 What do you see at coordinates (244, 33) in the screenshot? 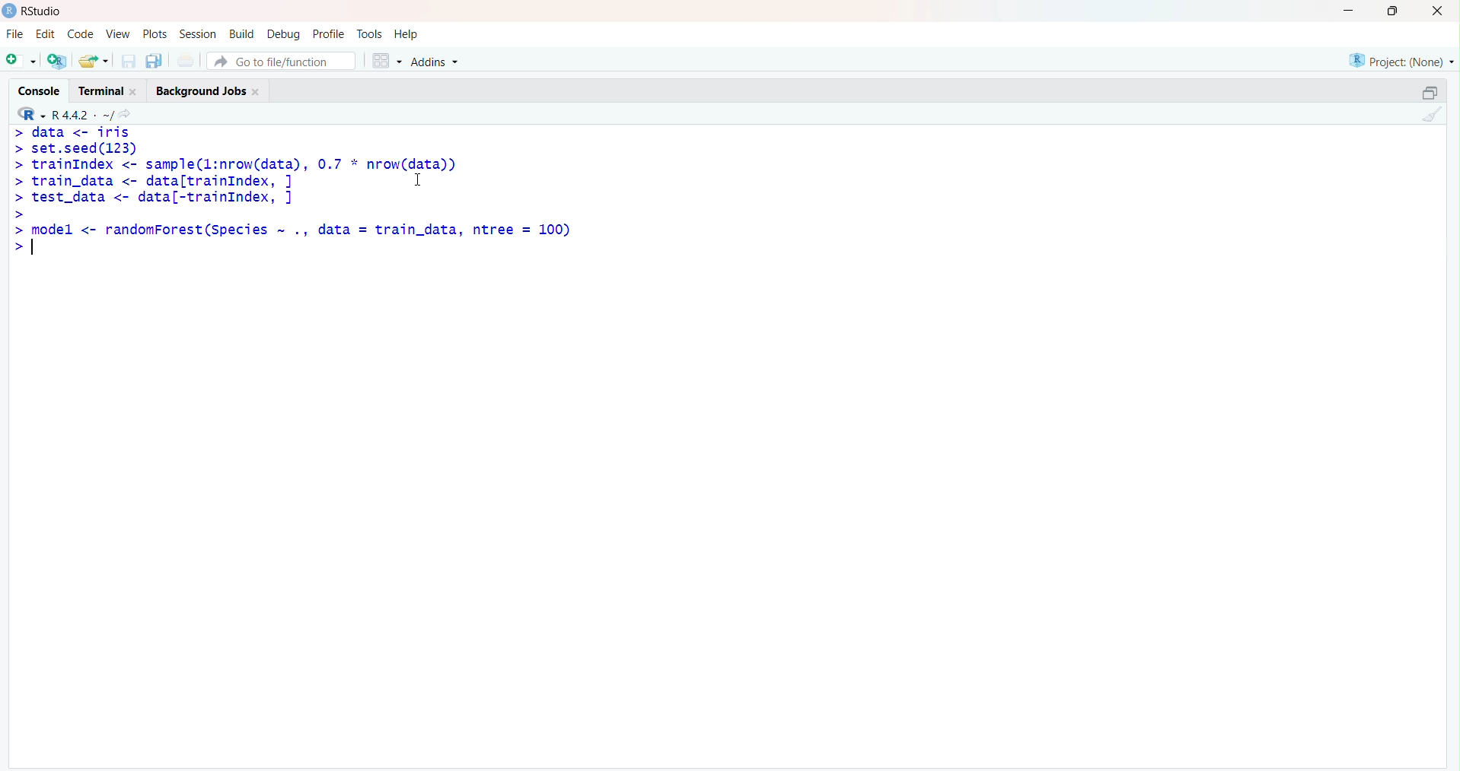
I see `Build` at bounding box center [244, 33].